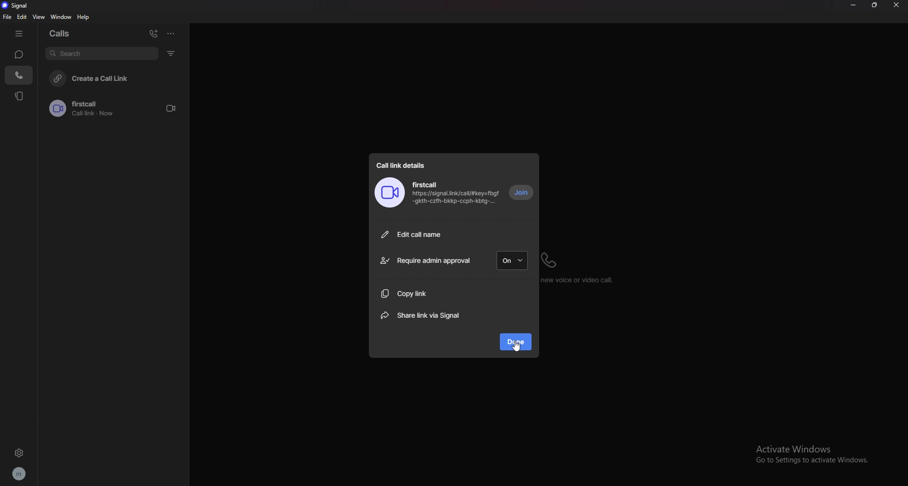  What do you see at coordinates (39, 17) in the screenshot?
I see `view` at bounding box center [39, 17].